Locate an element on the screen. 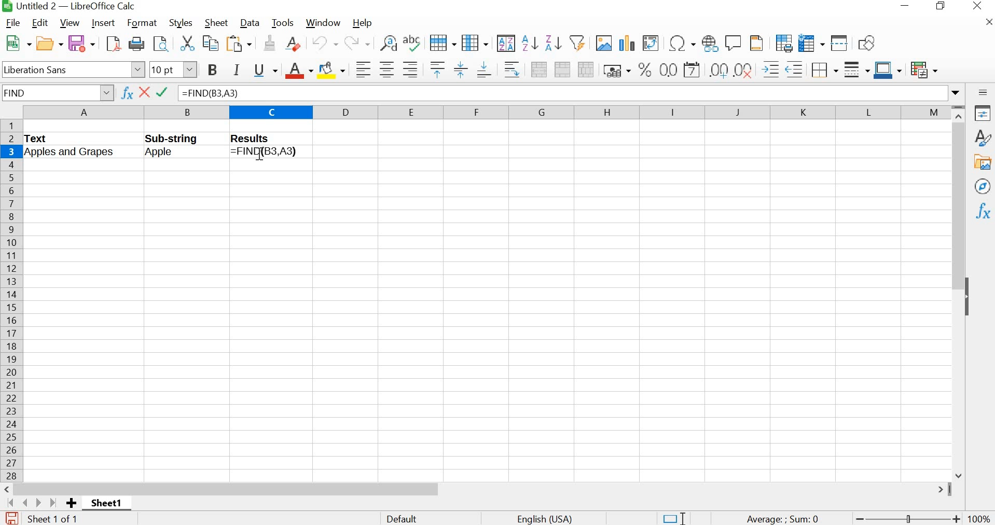 Image resolution: width=995 pixels, height=525 pixels. sort is located at coordinates (505, 43).